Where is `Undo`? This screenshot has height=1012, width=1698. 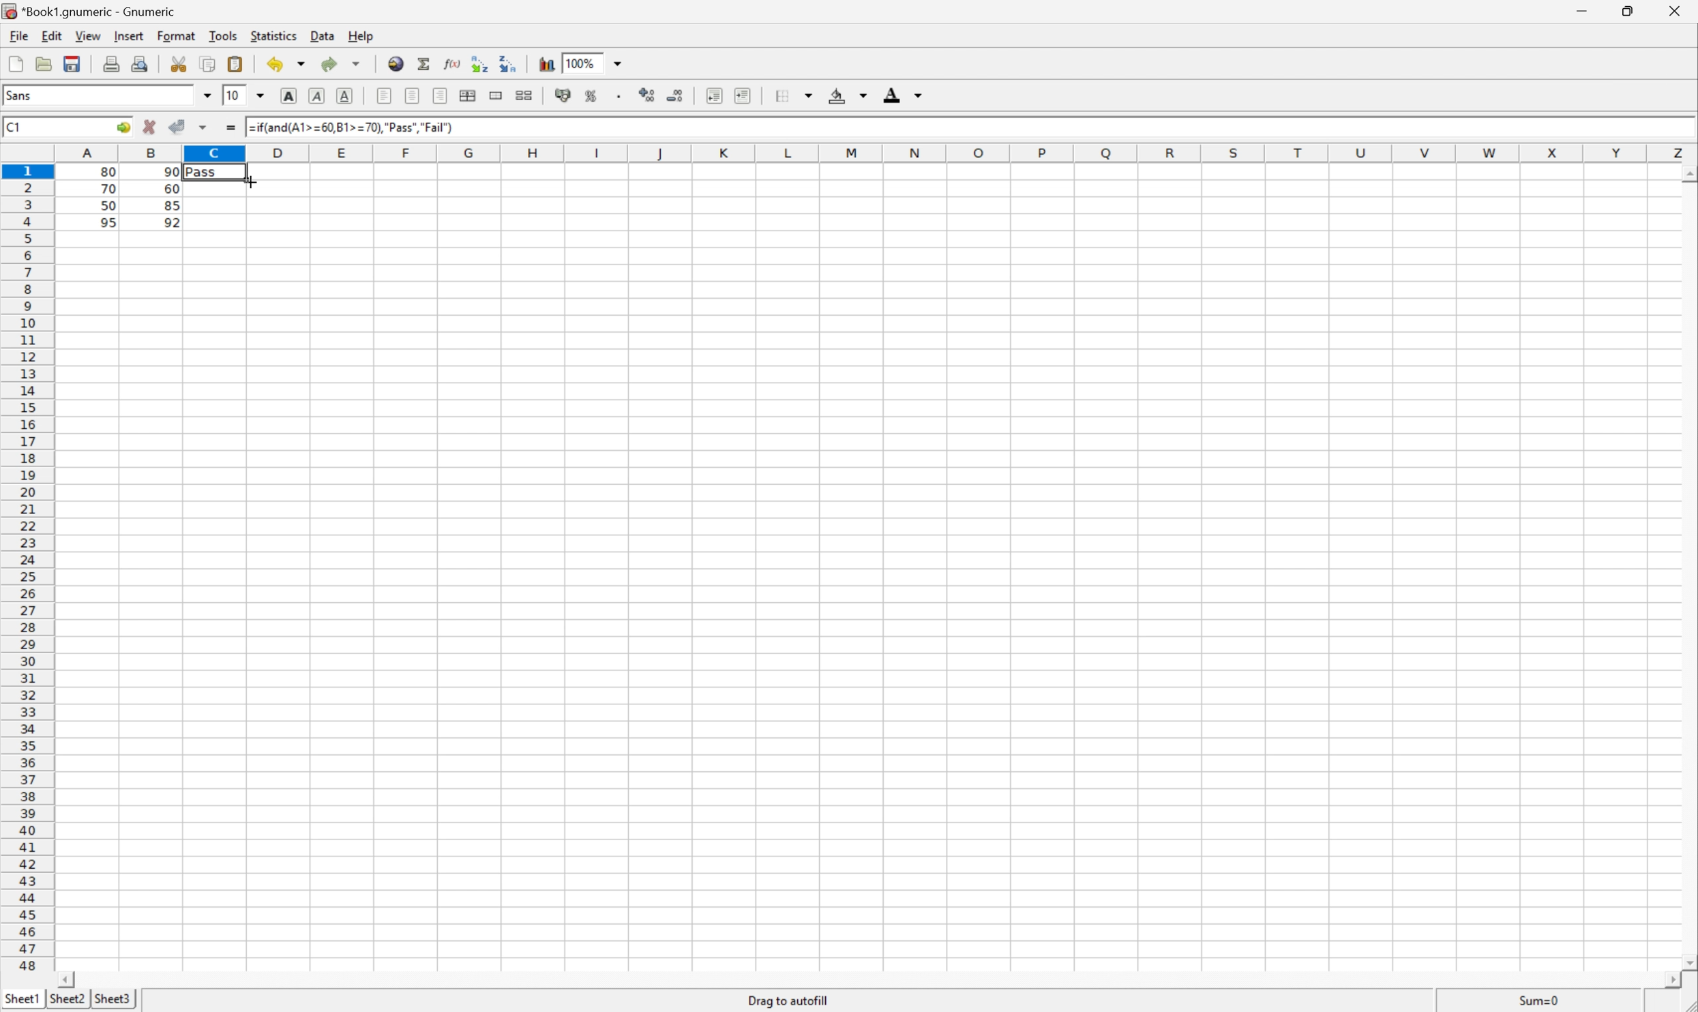
Undo is located at coordinates (275, 65).